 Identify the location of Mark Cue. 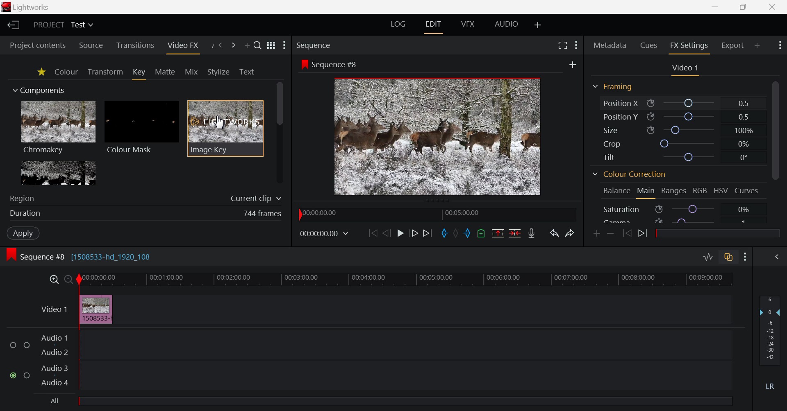
(482, 233).